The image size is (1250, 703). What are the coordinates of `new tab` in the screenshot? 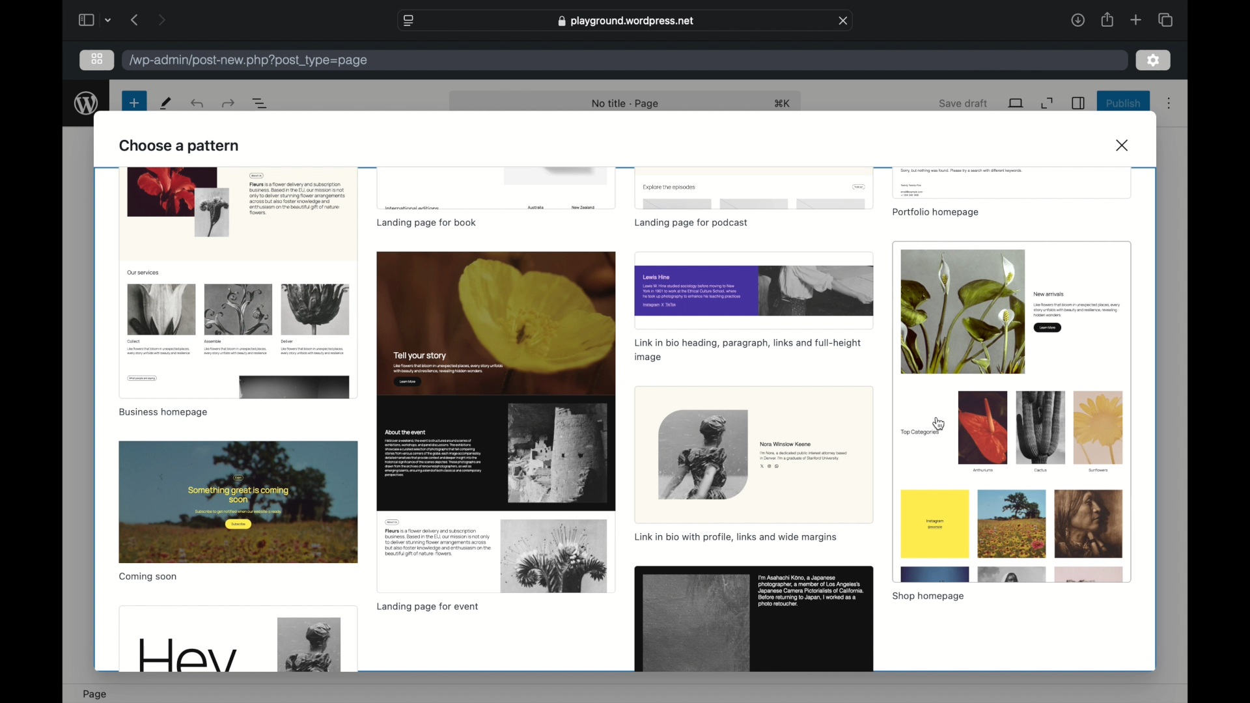 It's located at (1136, 20).